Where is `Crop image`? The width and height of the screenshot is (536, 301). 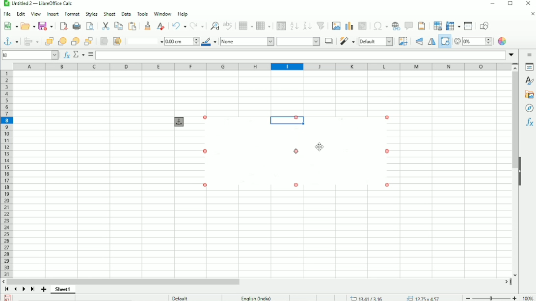
Crop image is located at coordinates (403, 41).